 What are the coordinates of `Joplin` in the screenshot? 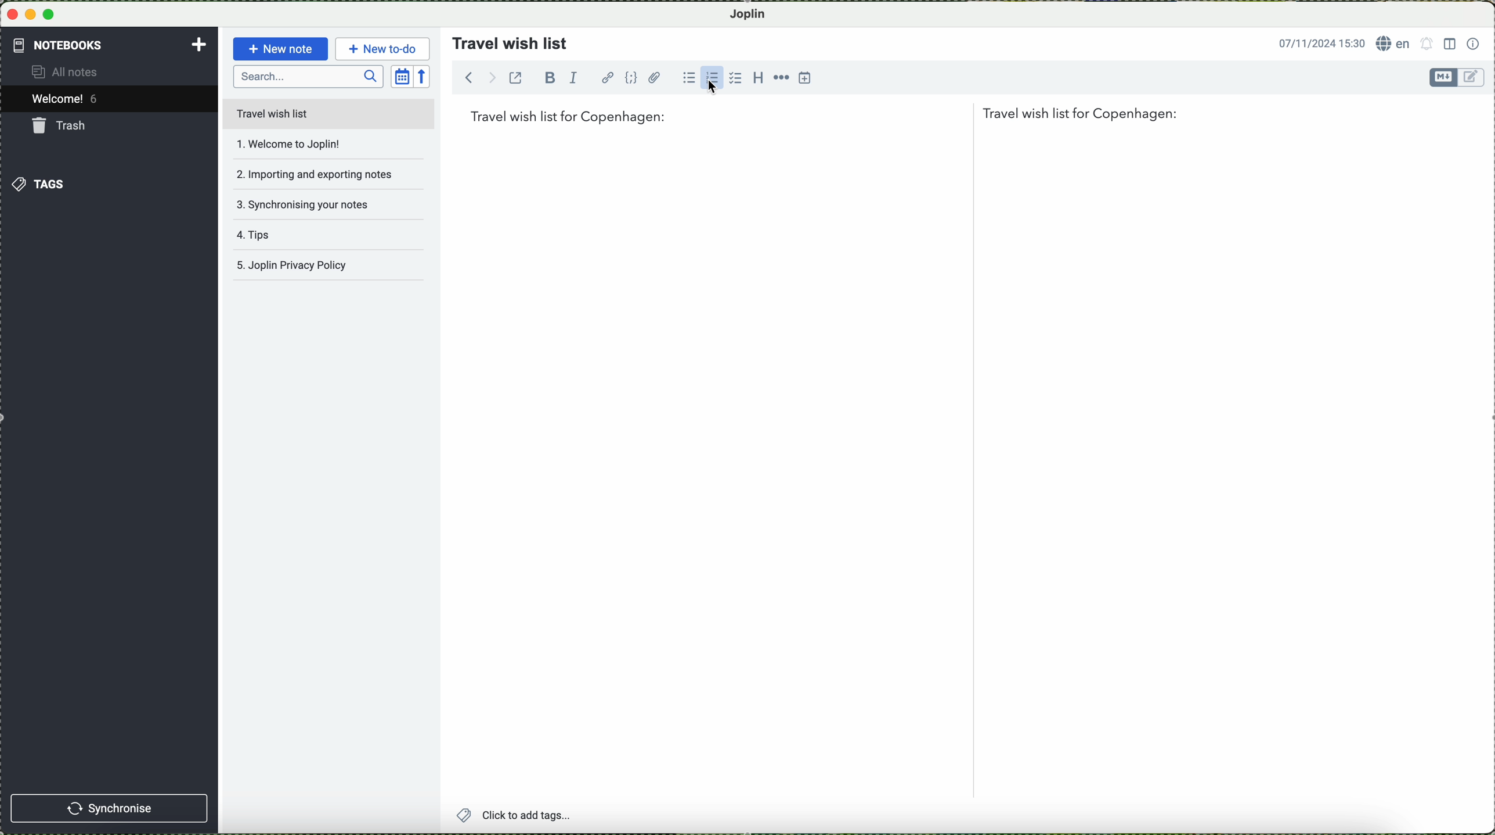 It's located at (754, 13).